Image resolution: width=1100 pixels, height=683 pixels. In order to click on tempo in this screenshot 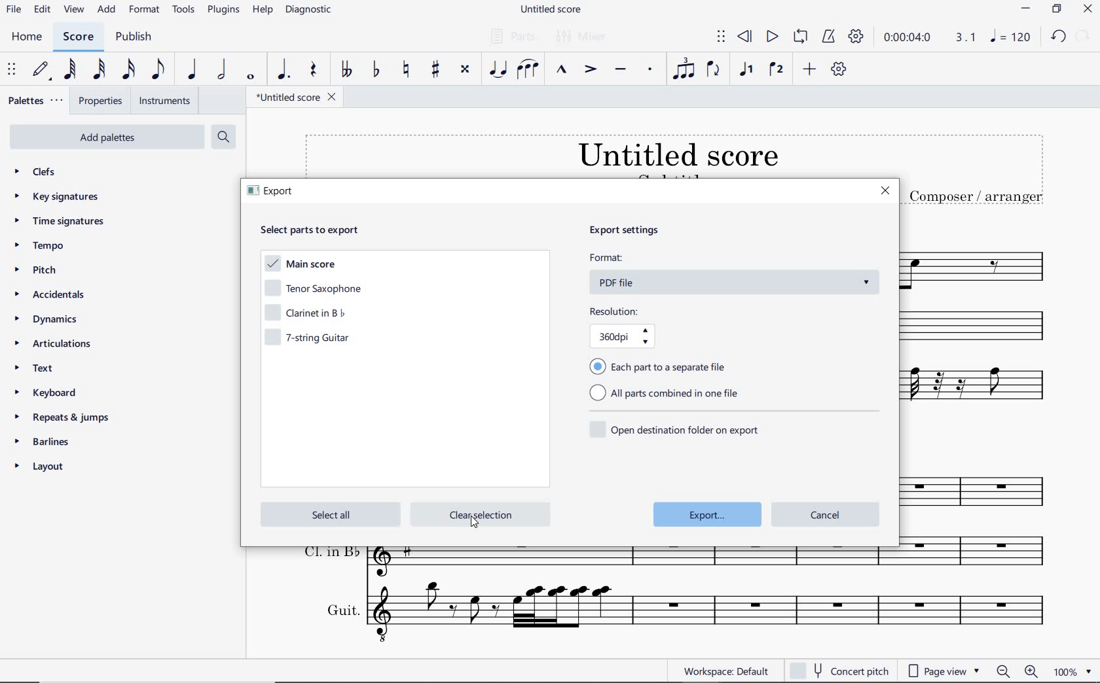, I will do `click(41, 247)`.